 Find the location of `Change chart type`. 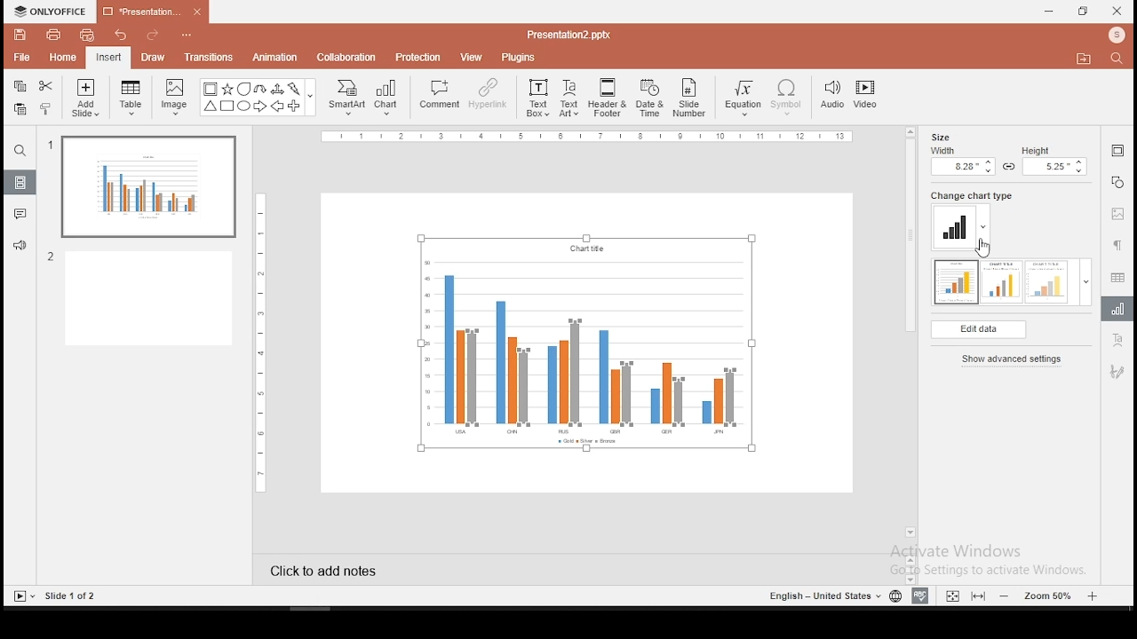

Change chart type is located at coordinates (968, 195).